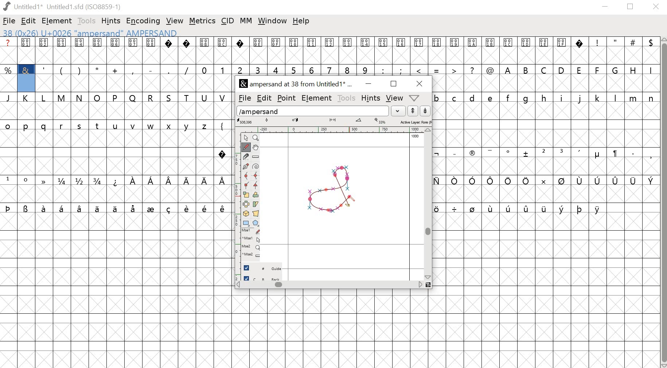 This screenshot has height=368, width=667. Describe the element at coordinates (257, 176) in the screenshot. I see `add a curve point always either vertically or horizontally` at that location.